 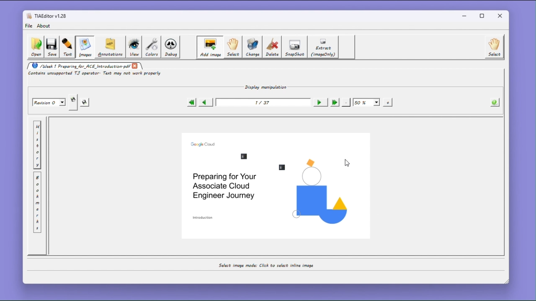 What do you see at coordinates (224, 186) in the screenshot?
I see `preparing for your associate cloud engineer journey` at bounding box center [224, 186].